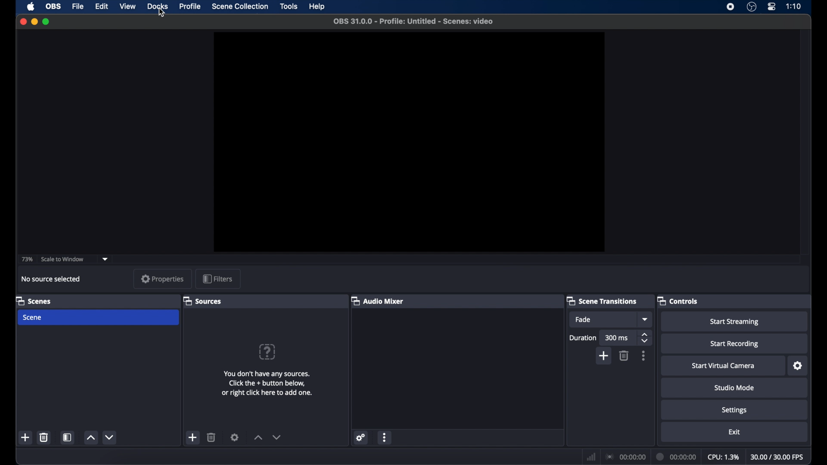 The height and width of the screenshot is (465, 827). I want to click on view, so click(127, 6).